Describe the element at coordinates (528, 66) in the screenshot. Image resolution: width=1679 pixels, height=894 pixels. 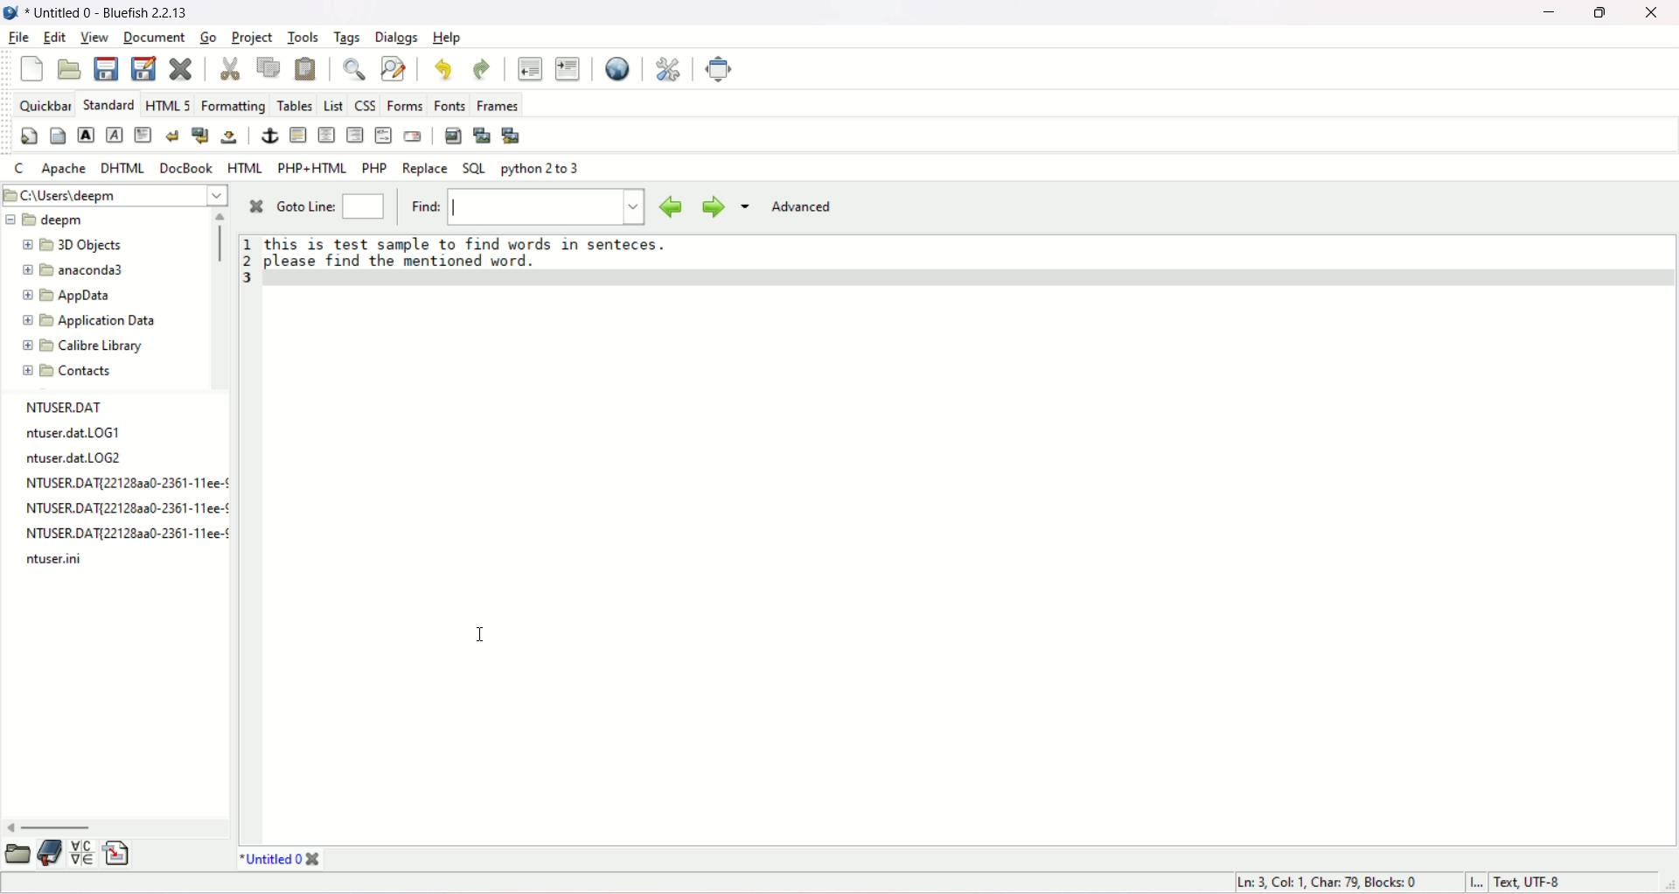
I see `unindent` at that location.